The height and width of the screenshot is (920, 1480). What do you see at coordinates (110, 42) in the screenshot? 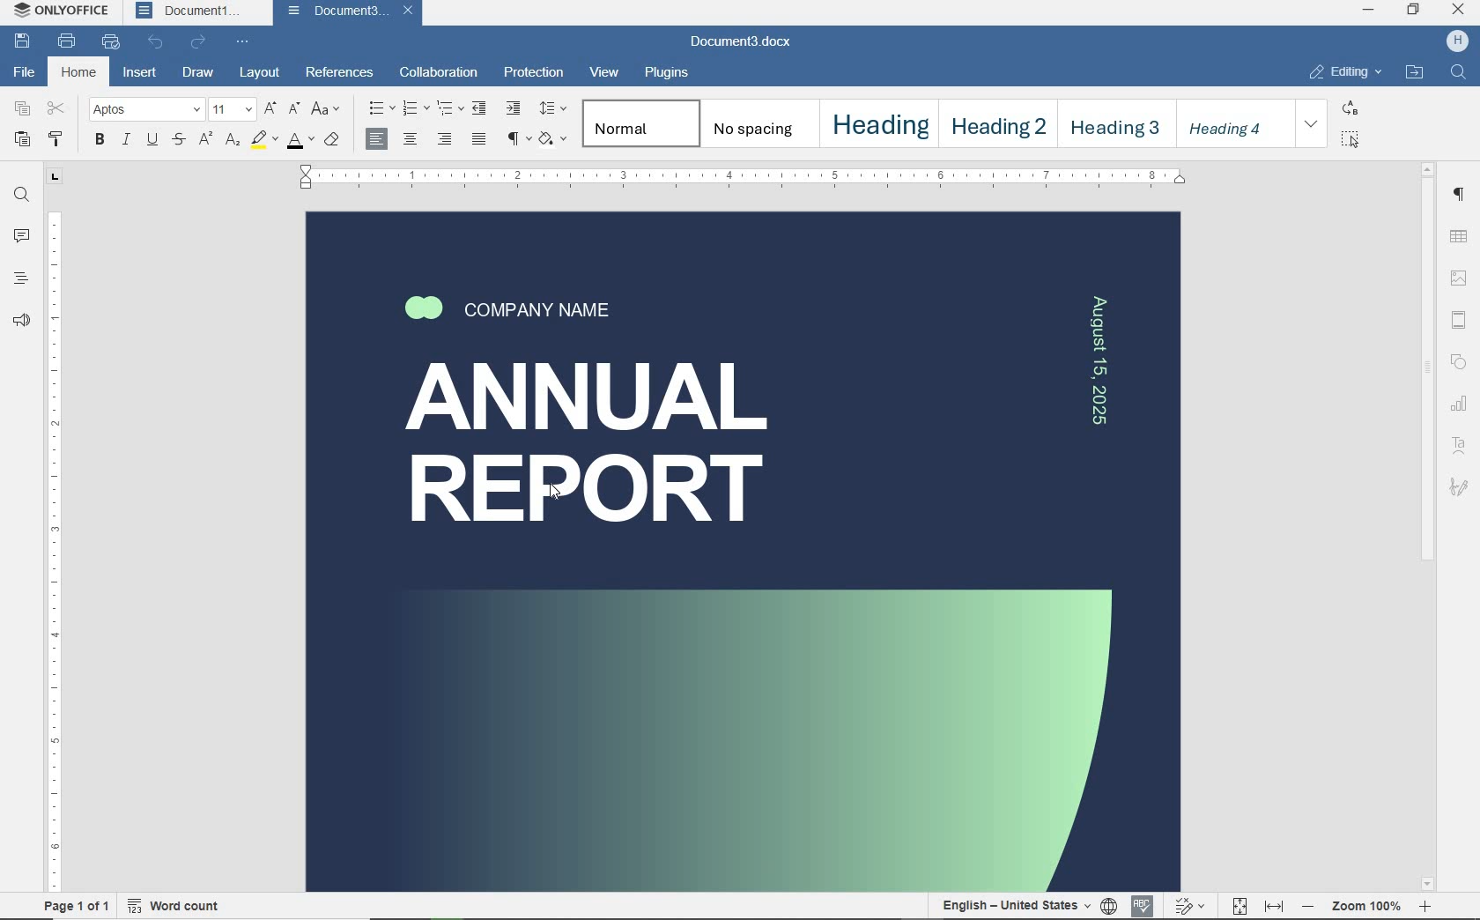
I see `quick print` at bounding box center [110, 42].